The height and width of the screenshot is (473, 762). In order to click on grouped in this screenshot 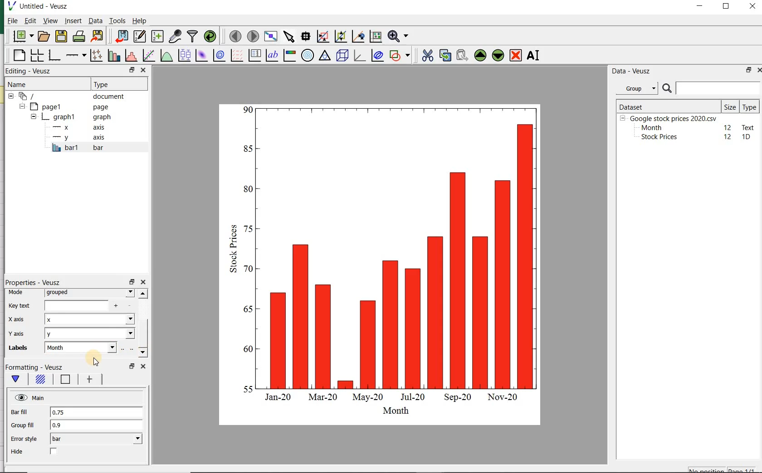, I will do `click(89, 293)`.